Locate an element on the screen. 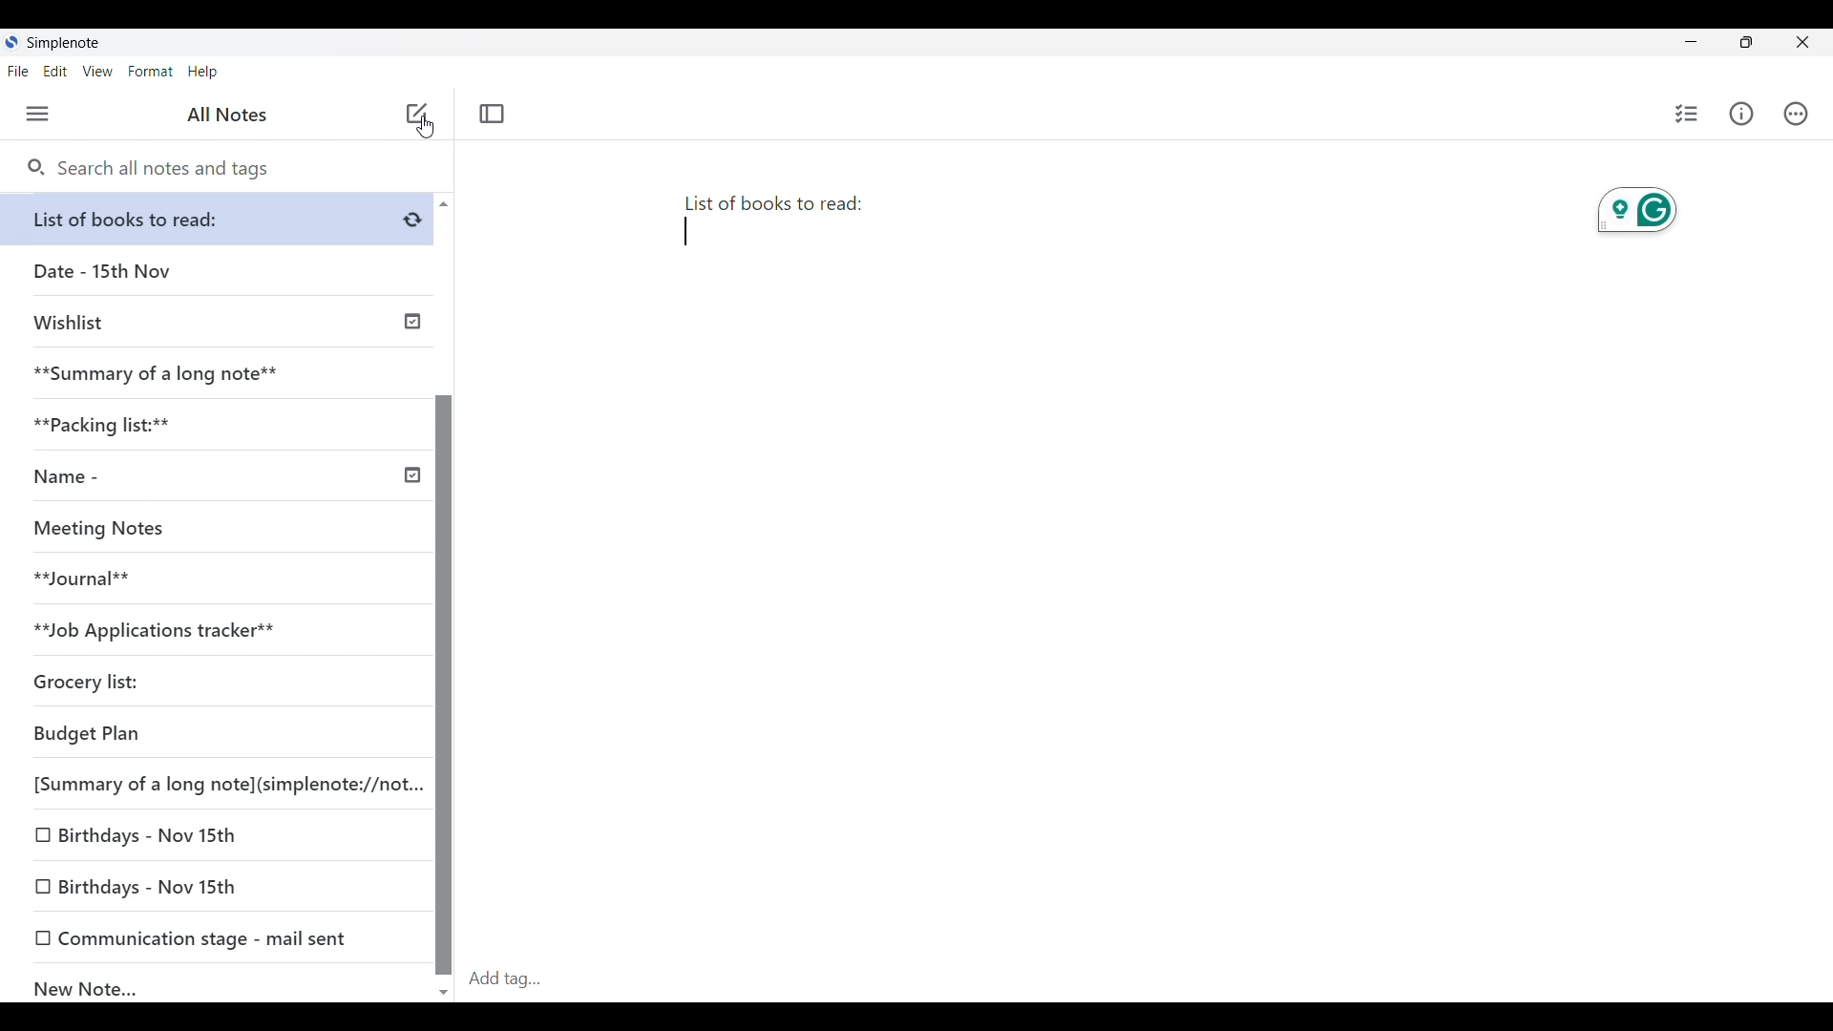  Birthdays - Nov 15th is located at coordinates (219, 888).